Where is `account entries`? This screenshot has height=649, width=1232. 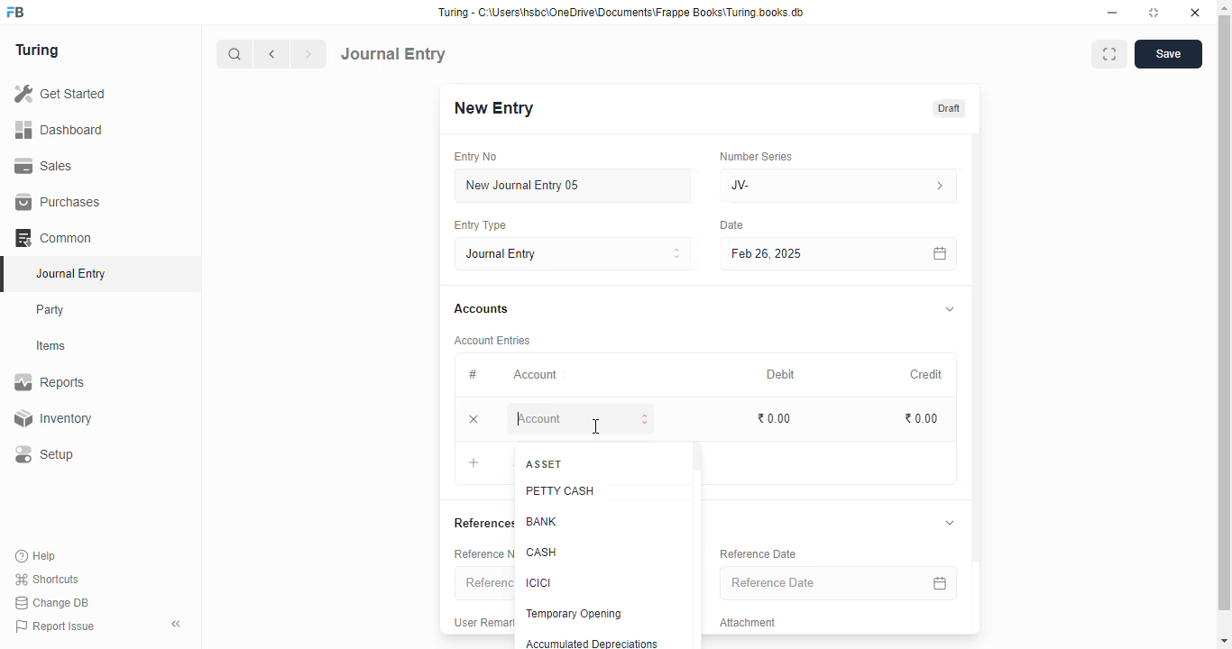
account entries is located at coordinates (492, 340).